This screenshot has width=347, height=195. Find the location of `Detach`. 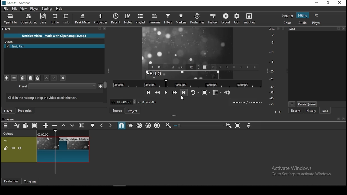

Detach is located at coordinates (339, 119).